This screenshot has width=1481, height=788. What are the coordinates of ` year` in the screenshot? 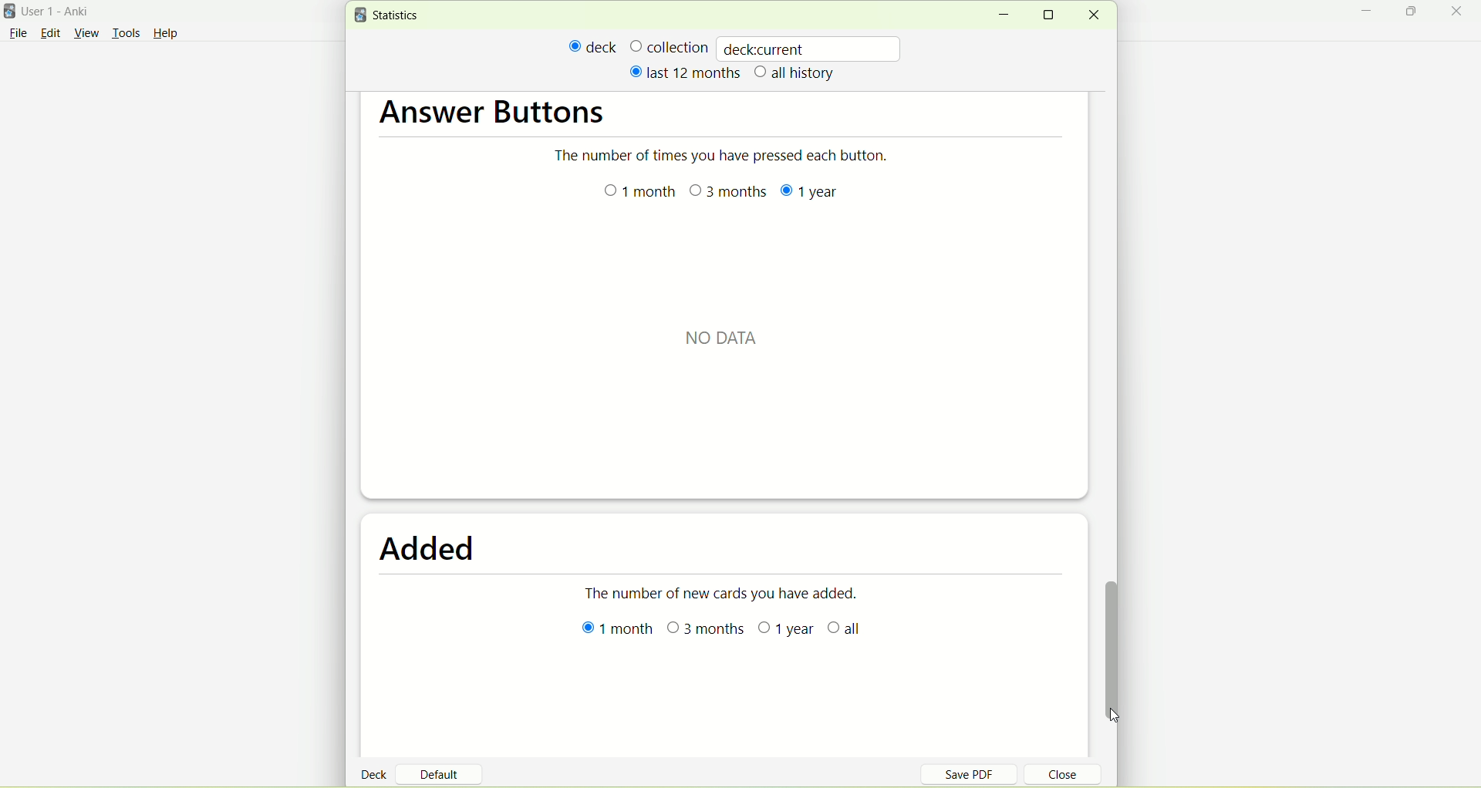 It's located at (805, 191).